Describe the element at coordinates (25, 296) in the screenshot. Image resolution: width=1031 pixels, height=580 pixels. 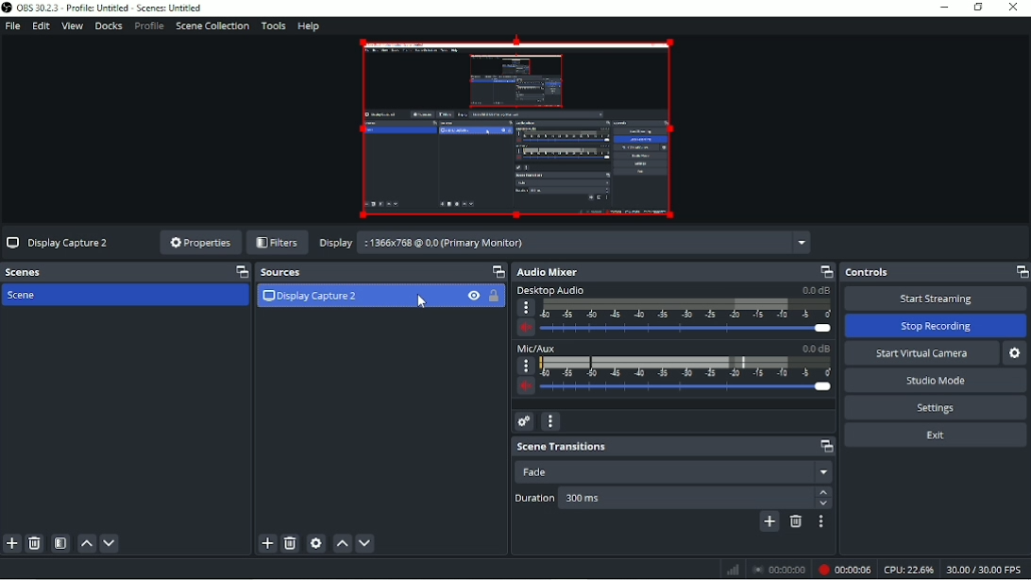
I see `Scene` at that location.